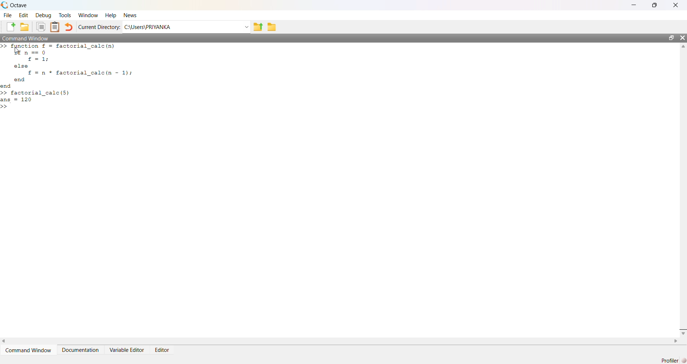 Image resolution: width=687 pixels, height=364 pixels. What do you see at coordinates (682, 333) in the screenshot?
I see `scroll down` at bounding box center [682, 333].